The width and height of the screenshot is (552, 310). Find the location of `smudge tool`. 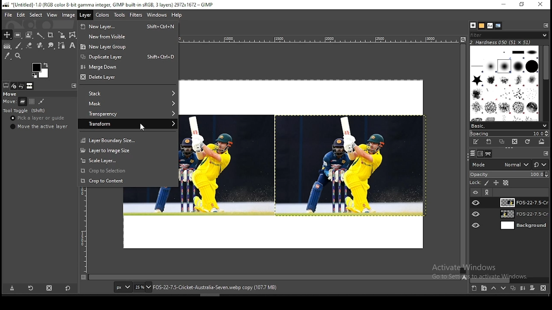

smudge tool is located at coordinates (50, 46).